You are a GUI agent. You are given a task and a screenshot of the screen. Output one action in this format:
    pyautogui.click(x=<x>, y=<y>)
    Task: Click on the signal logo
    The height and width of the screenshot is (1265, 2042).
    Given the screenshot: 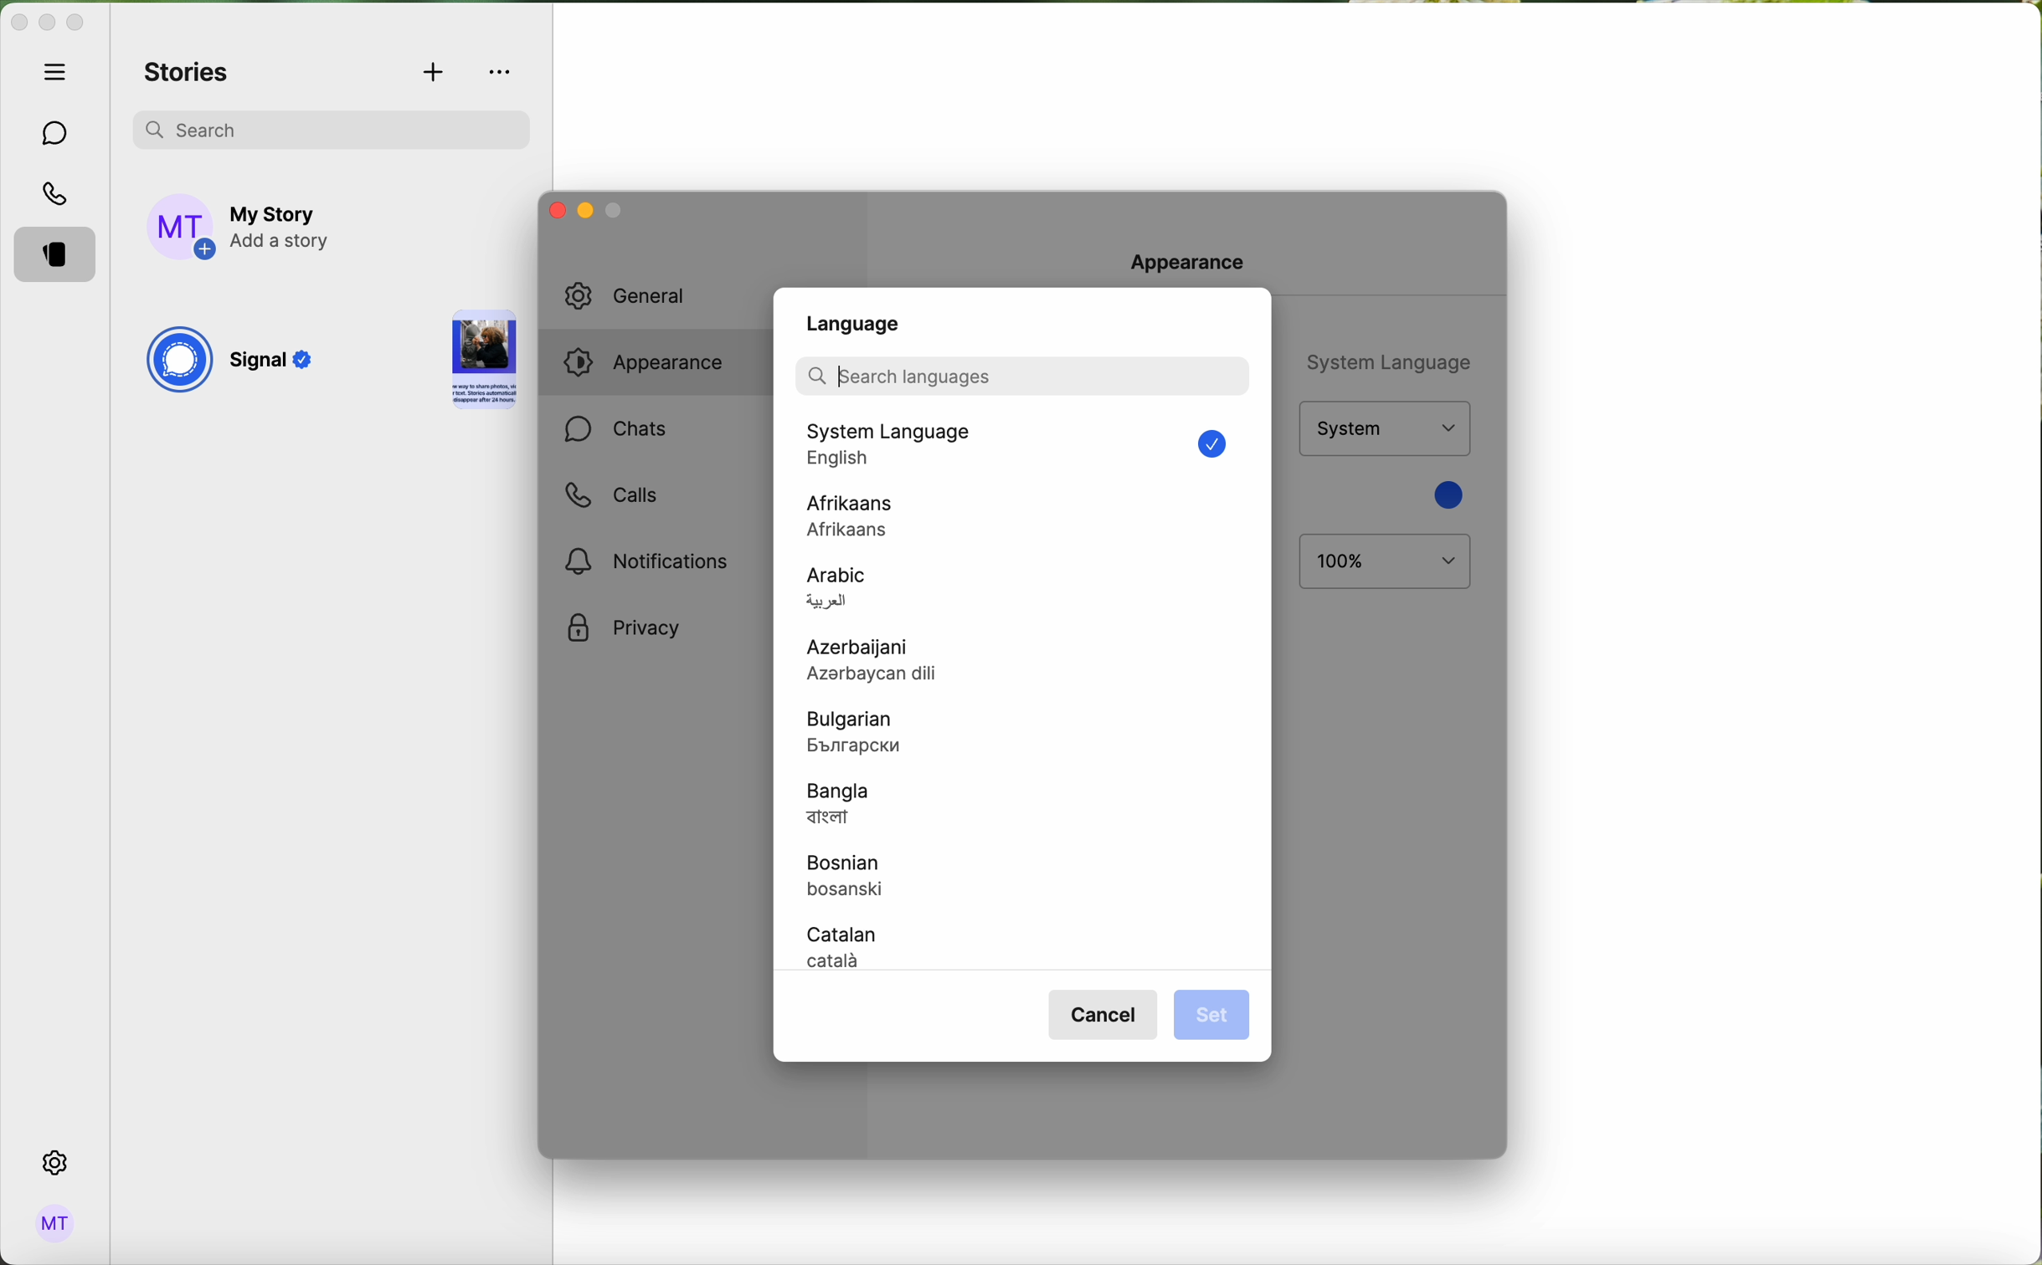 What is the action you would take?
    pyautogui.click(x=178, y=362)
    